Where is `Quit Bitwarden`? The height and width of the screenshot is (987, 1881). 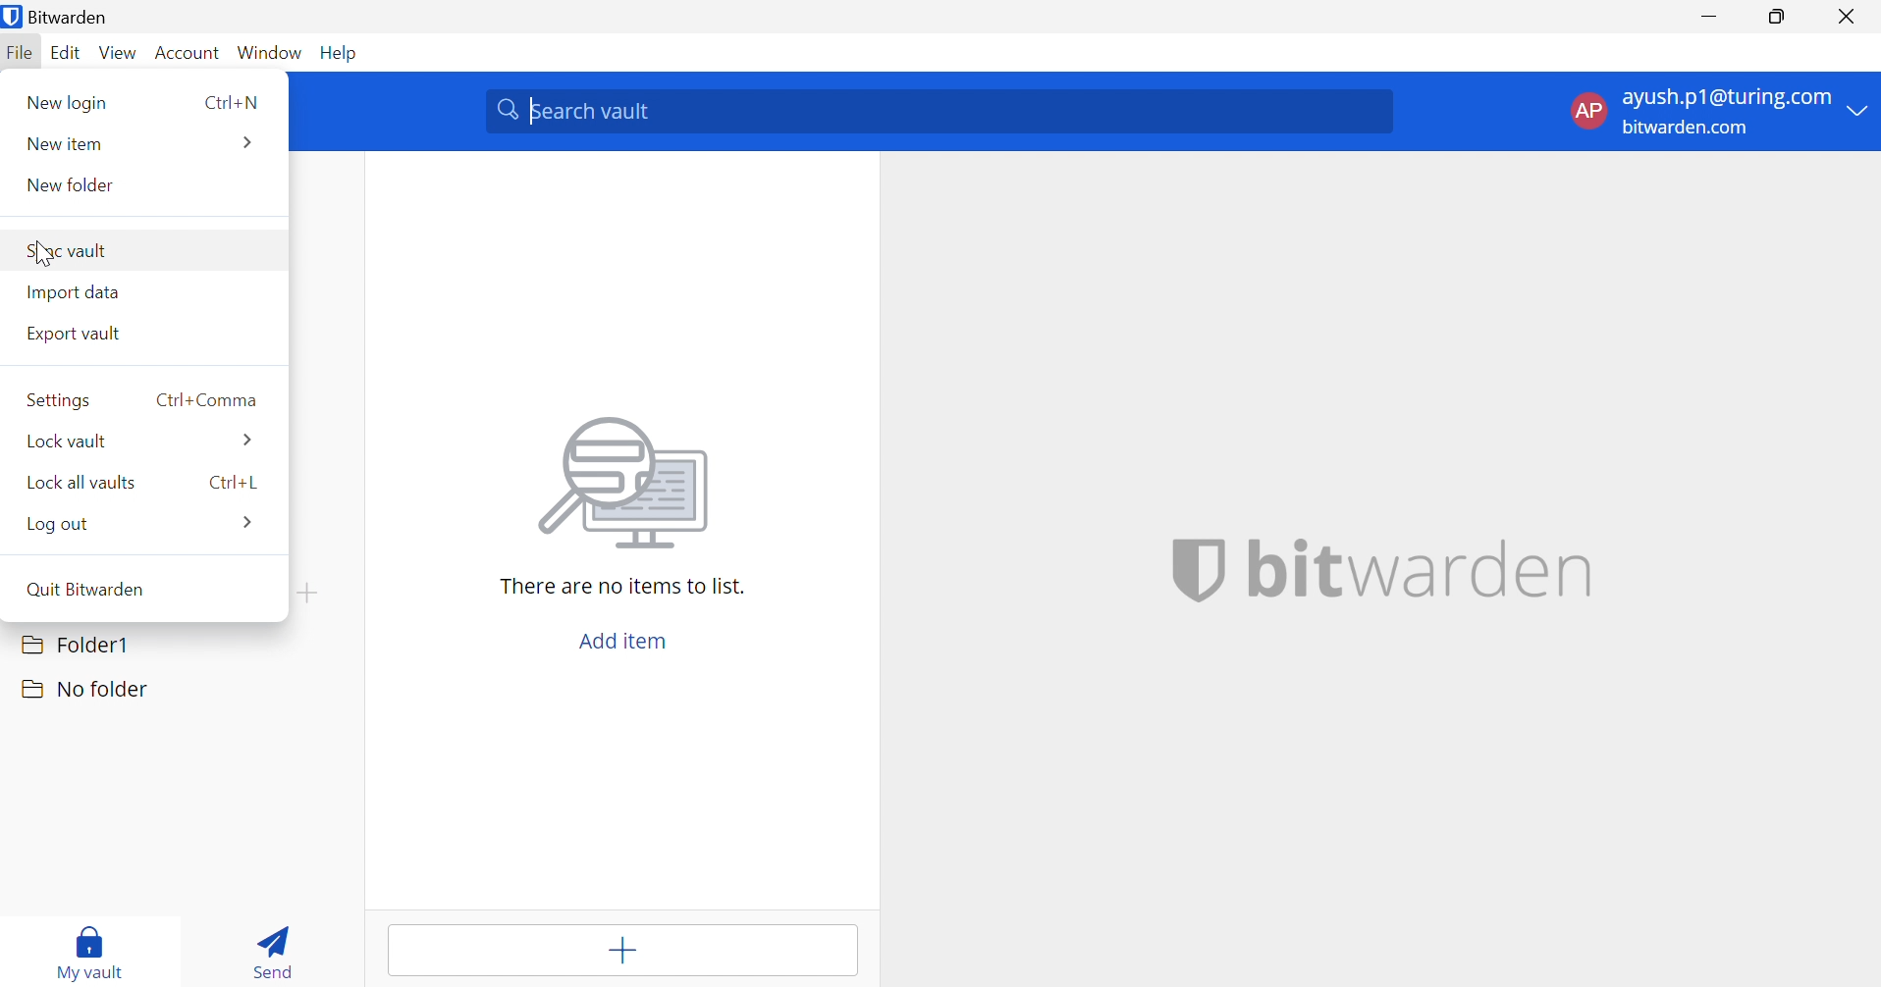
Quit Bitwarden is located at coordinates (84, 588).